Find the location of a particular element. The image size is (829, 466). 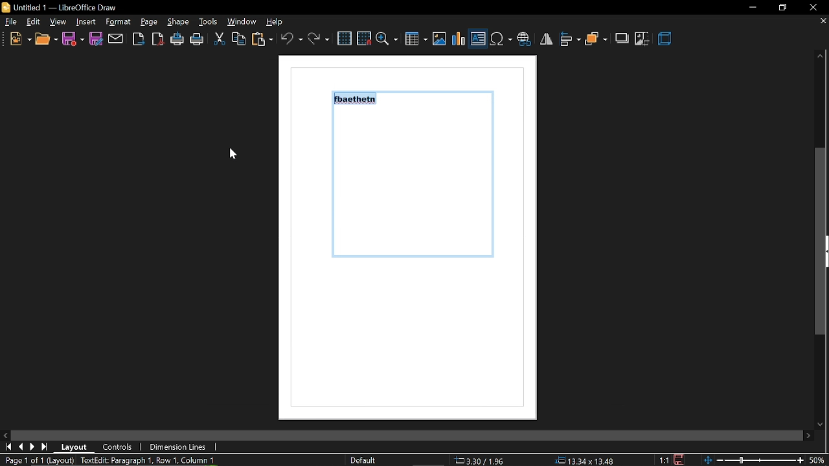

Insert symbol is located at coordinates (501, 39).